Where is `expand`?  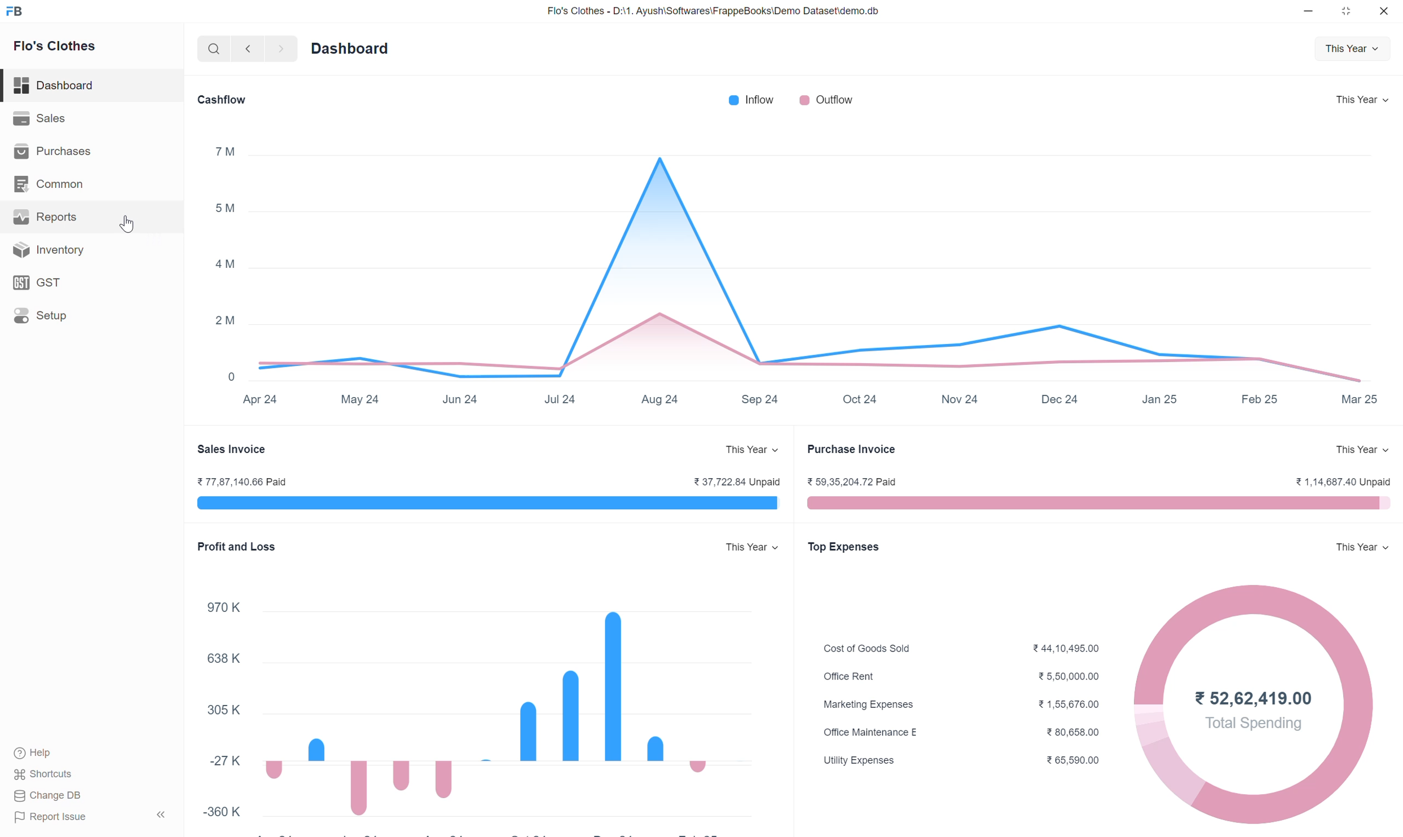
expand is located at coordinates (161, 812).